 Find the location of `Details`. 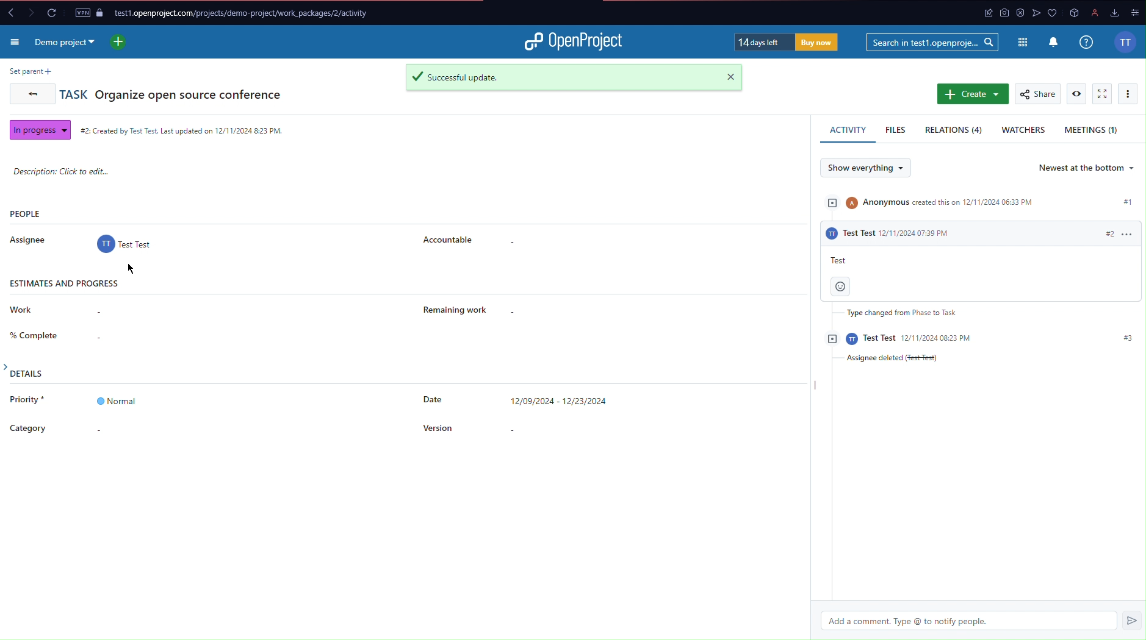

Details is located at coordinates (31, 369).